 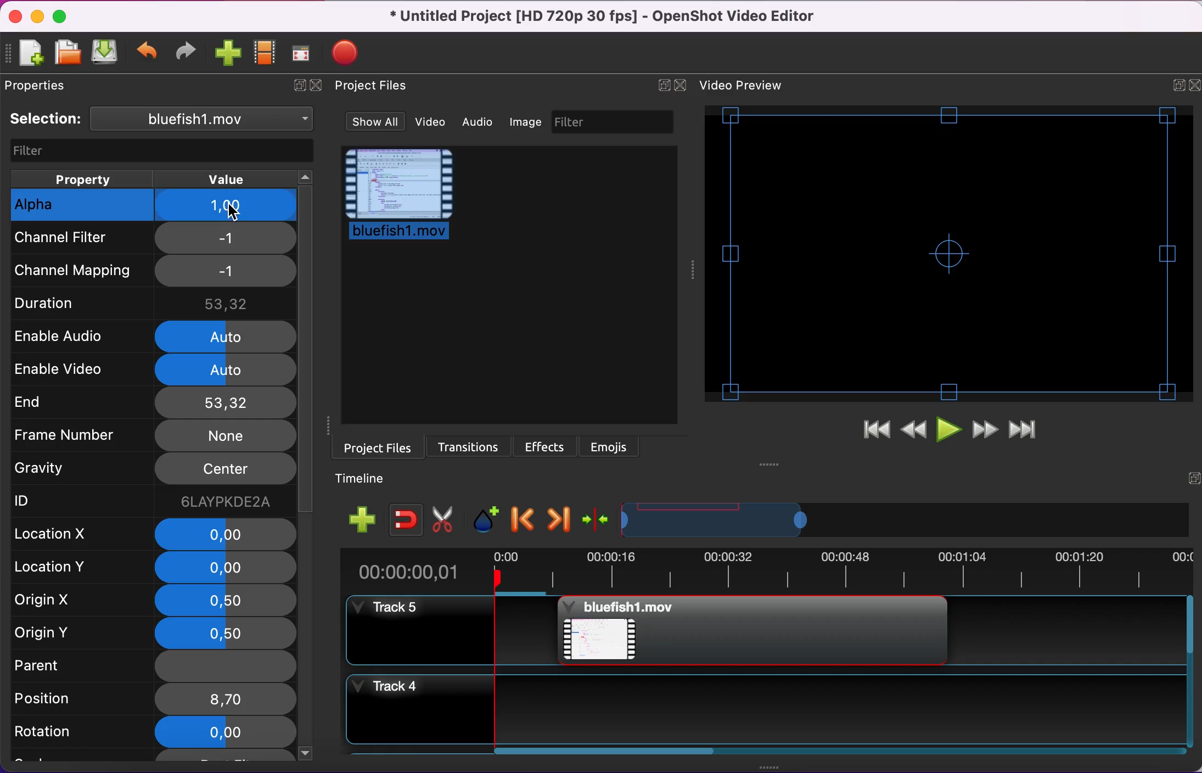 I want to click on enable snapping, so click(x=409, y=519).